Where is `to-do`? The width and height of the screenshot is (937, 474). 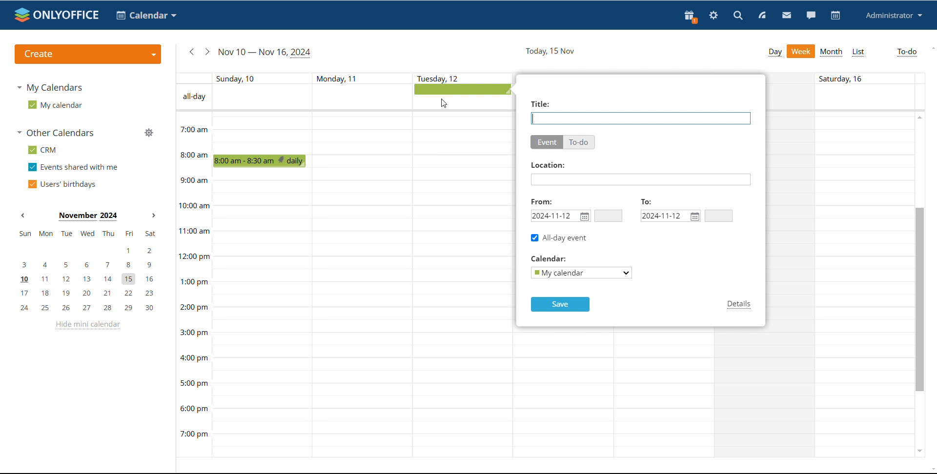 to-do is located at coordinates (907, 53).